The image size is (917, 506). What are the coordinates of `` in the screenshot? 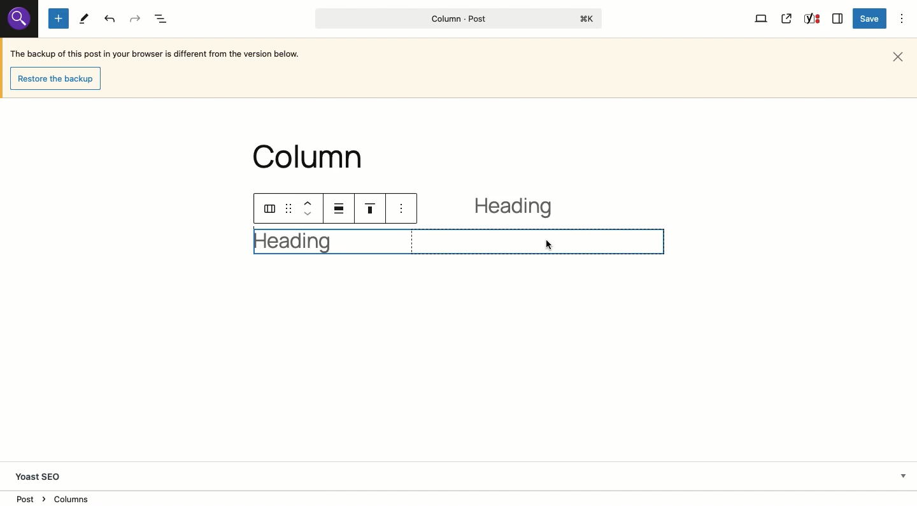 It's located at (17, 19).